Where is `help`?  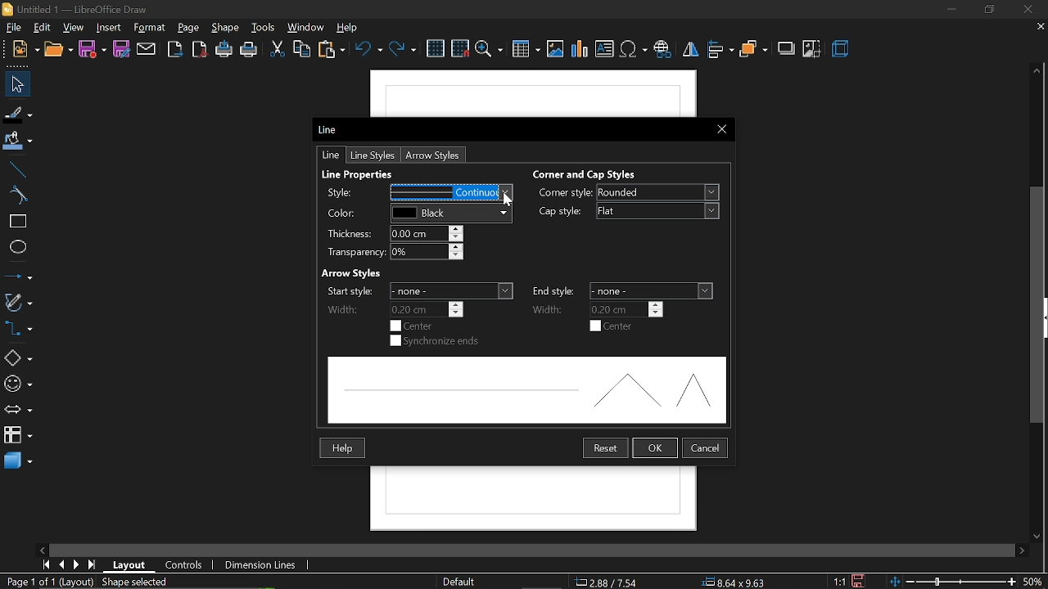 help is located at coordinates (347, 26).